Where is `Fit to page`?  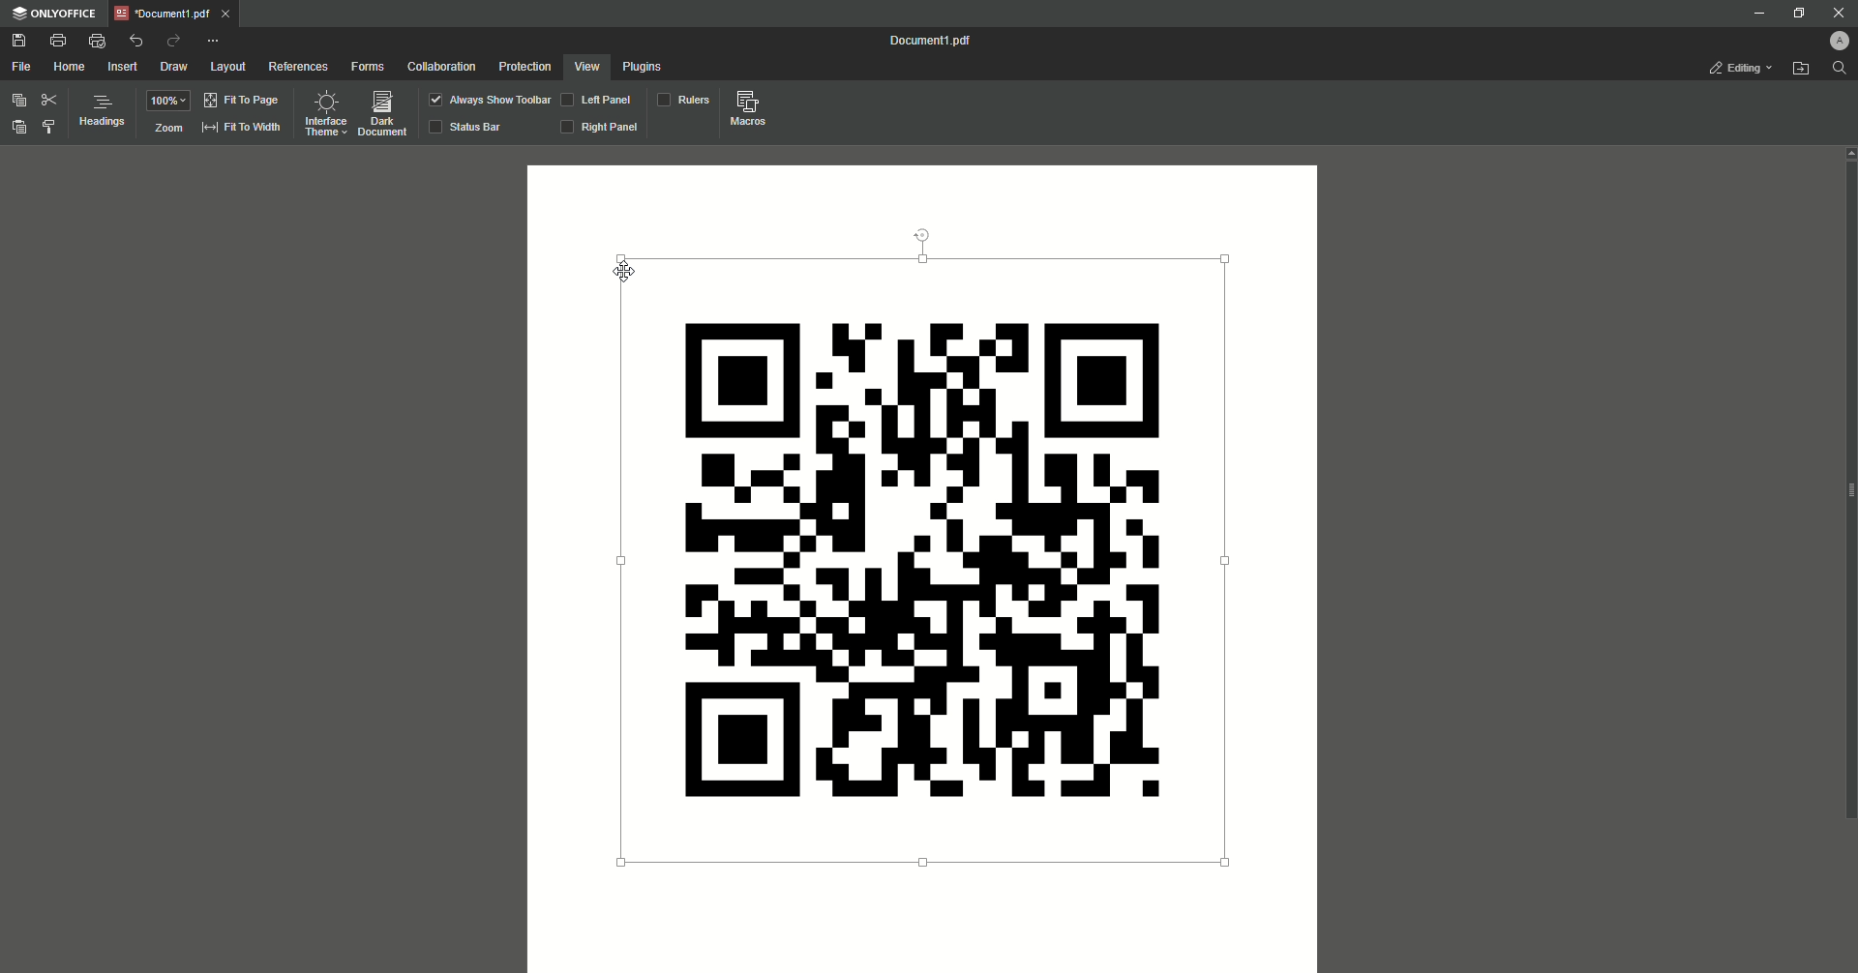 Fit to page is located at coordinates (242, 102).